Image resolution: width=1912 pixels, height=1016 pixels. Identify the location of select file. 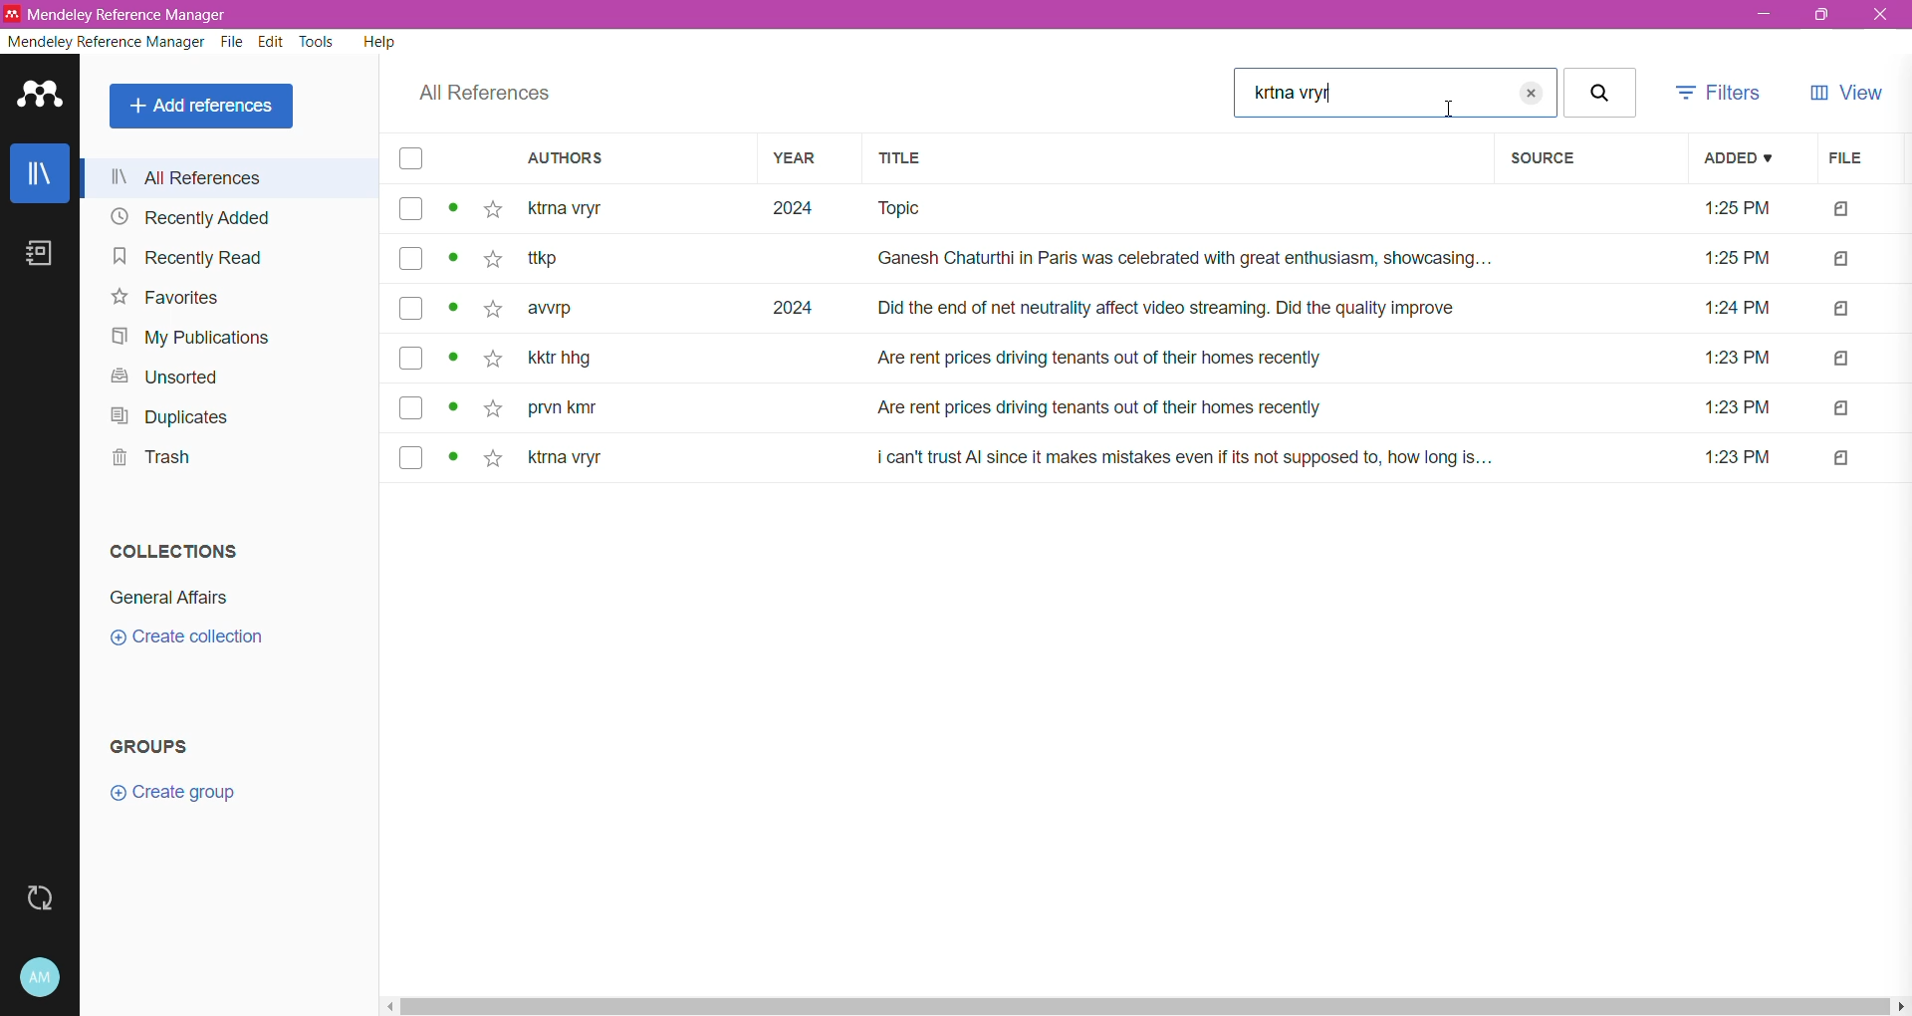
(406, 458).